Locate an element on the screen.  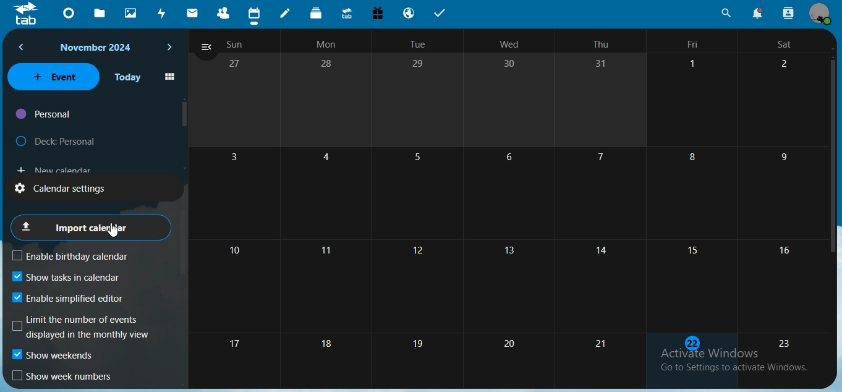
personal is located at coordinates (45, 114).